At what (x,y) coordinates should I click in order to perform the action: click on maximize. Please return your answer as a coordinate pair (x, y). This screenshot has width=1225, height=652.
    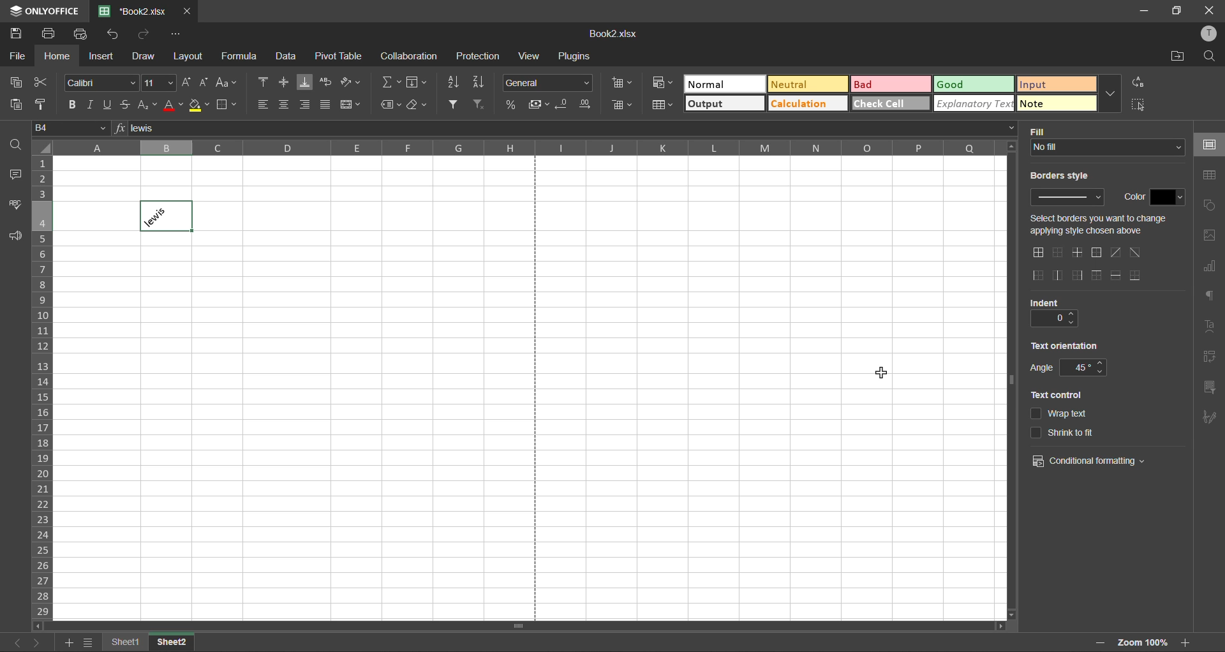
    Looking at the image, I should click on (1178, 11).